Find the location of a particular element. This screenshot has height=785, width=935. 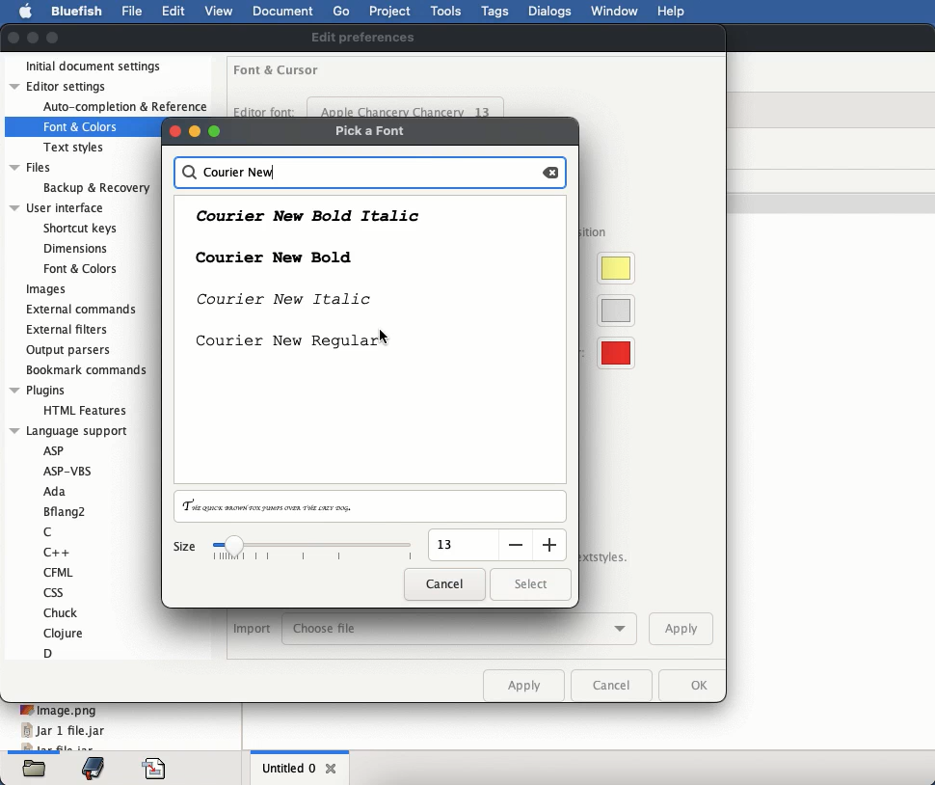

backspace is located at coordinates (552, 176).